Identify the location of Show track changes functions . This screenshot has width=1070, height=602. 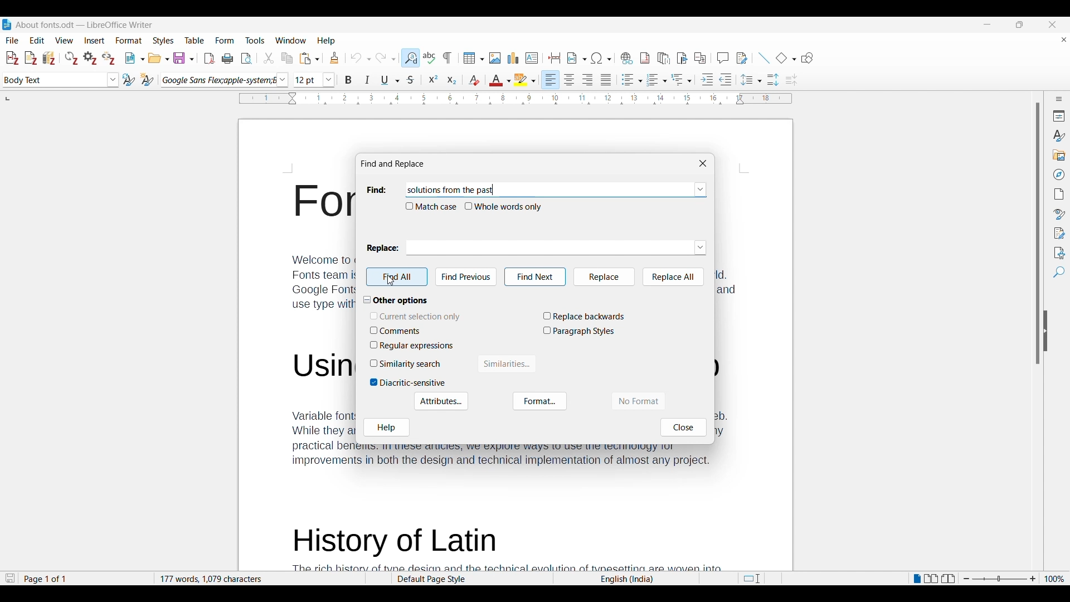
(742, 58).